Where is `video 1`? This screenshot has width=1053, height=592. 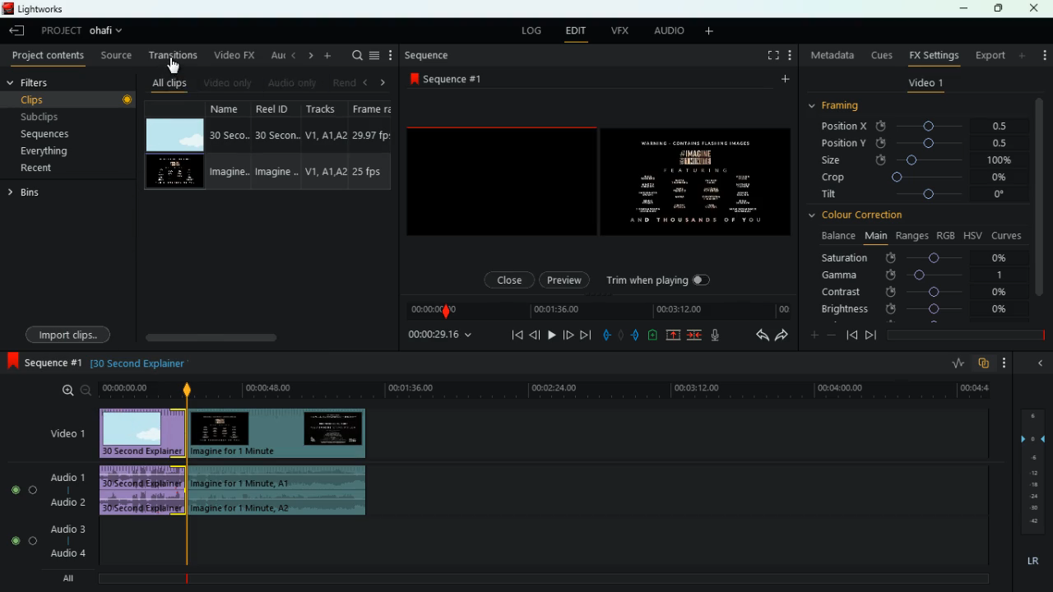
video 1 is located at coordinates (925, 86).